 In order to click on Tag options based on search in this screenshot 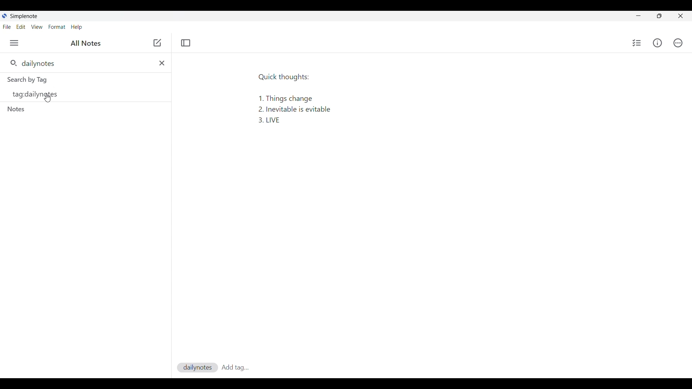, I will do `click(36, 94)`.